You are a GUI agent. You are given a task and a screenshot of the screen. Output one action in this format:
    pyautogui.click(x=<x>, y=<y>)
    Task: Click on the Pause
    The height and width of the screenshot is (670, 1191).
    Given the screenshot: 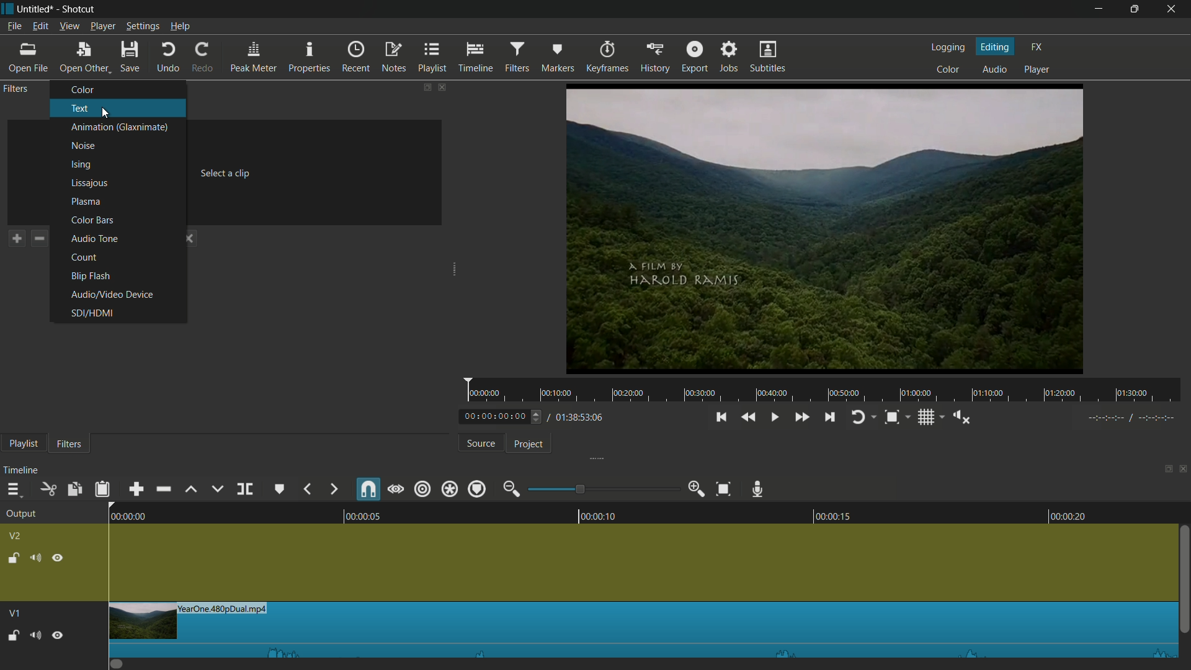 What is the action you would take?
    pyautogui.click(x=58, y=634)
    